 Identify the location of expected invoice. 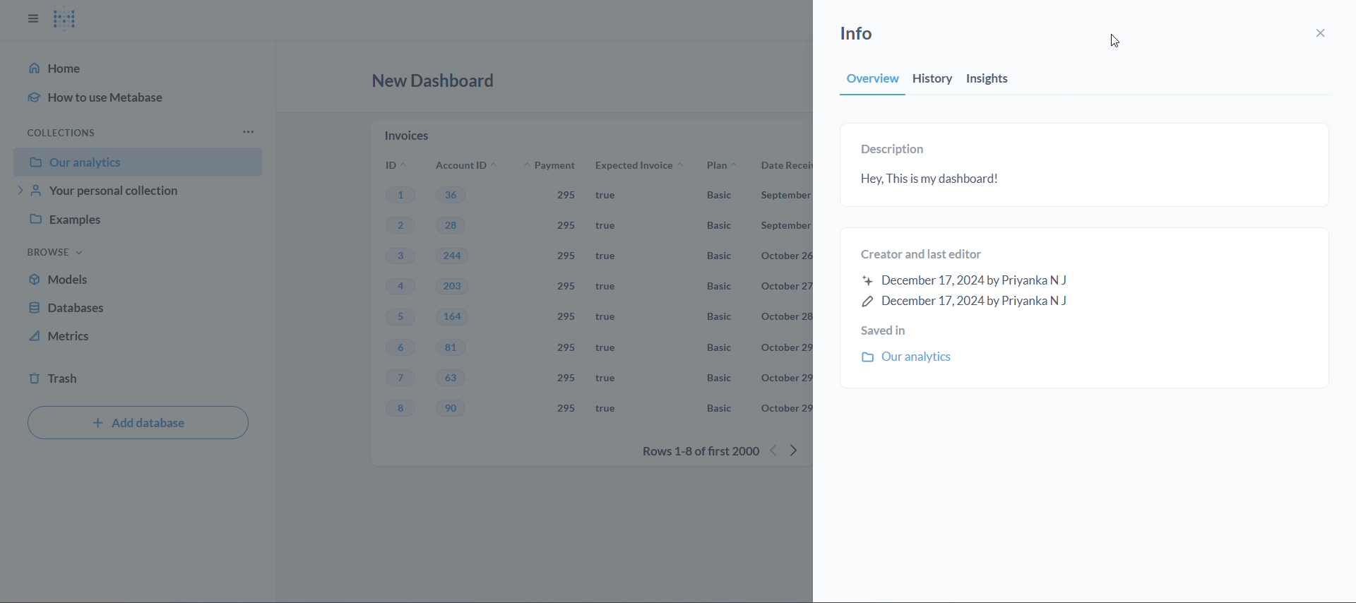
(641, 165).